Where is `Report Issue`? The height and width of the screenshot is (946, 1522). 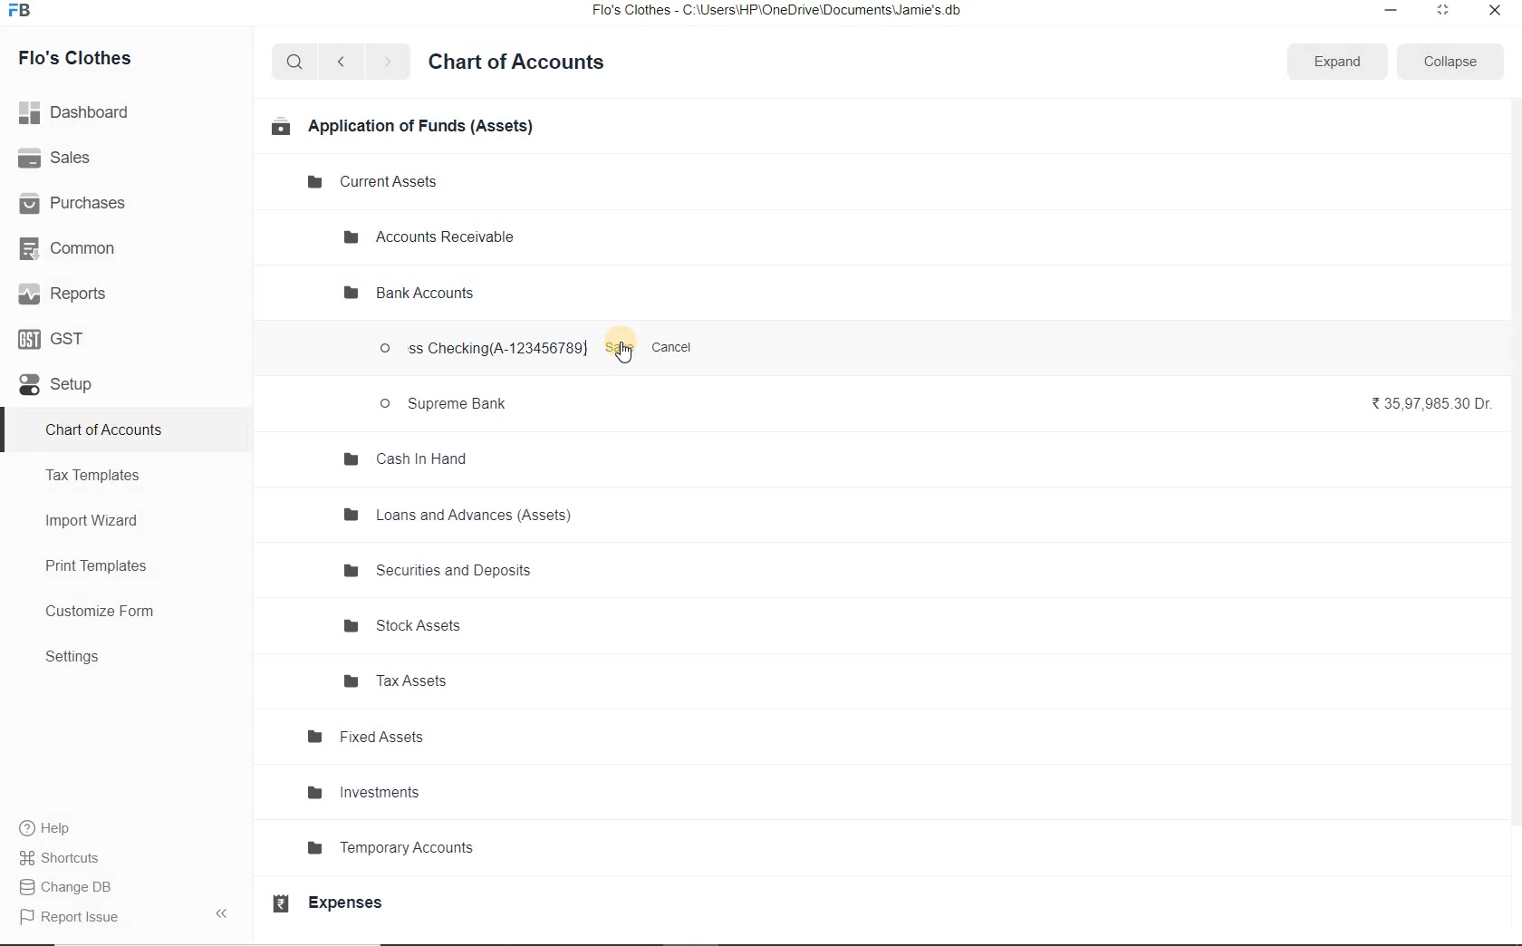
Report Issue is located at coordinates (69, 917).